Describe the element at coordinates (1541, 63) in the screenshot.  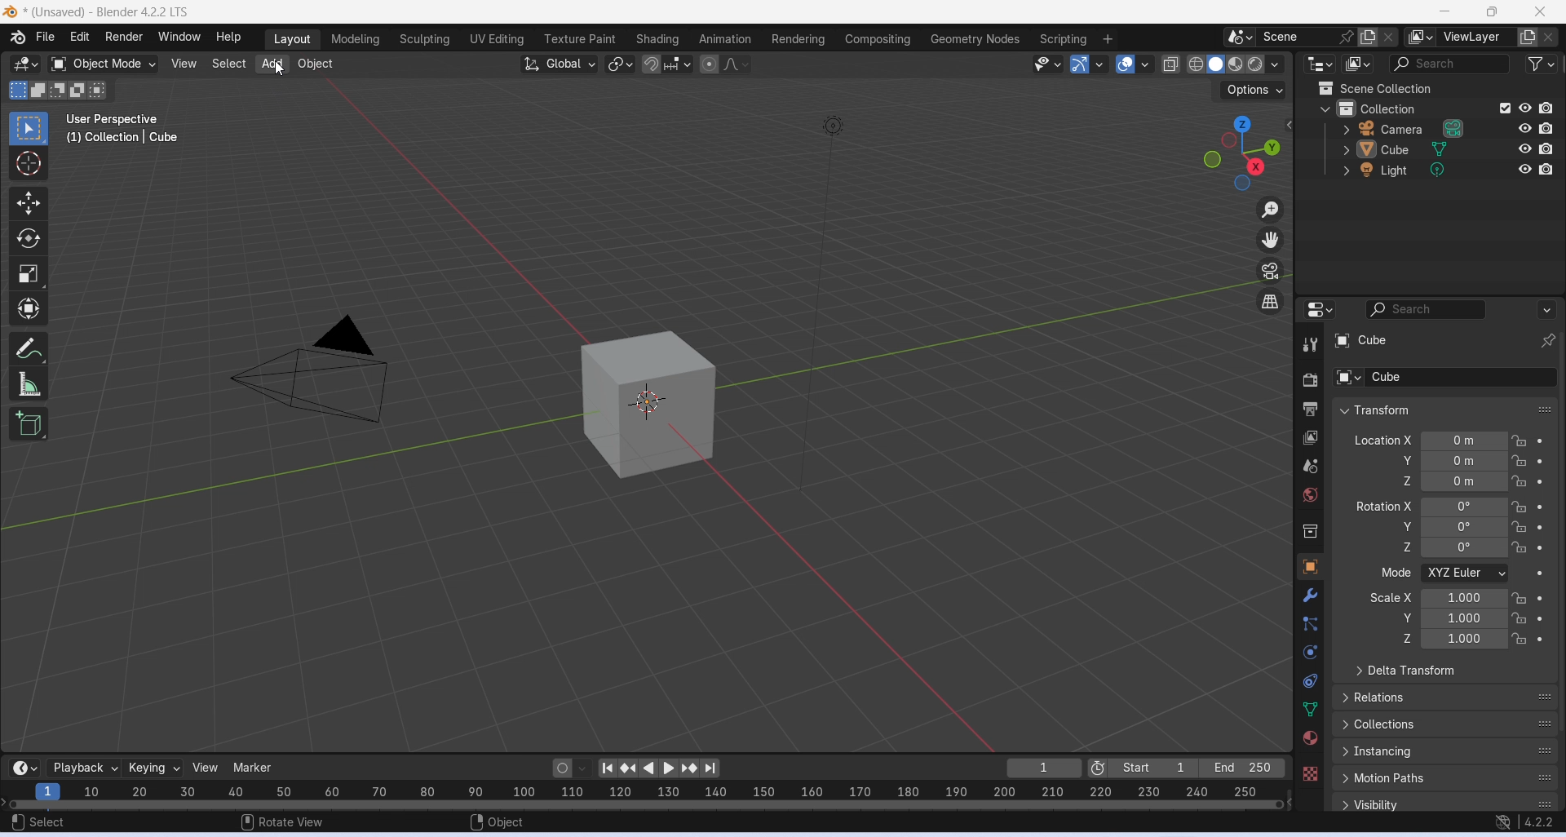
I see `filter` at that location.